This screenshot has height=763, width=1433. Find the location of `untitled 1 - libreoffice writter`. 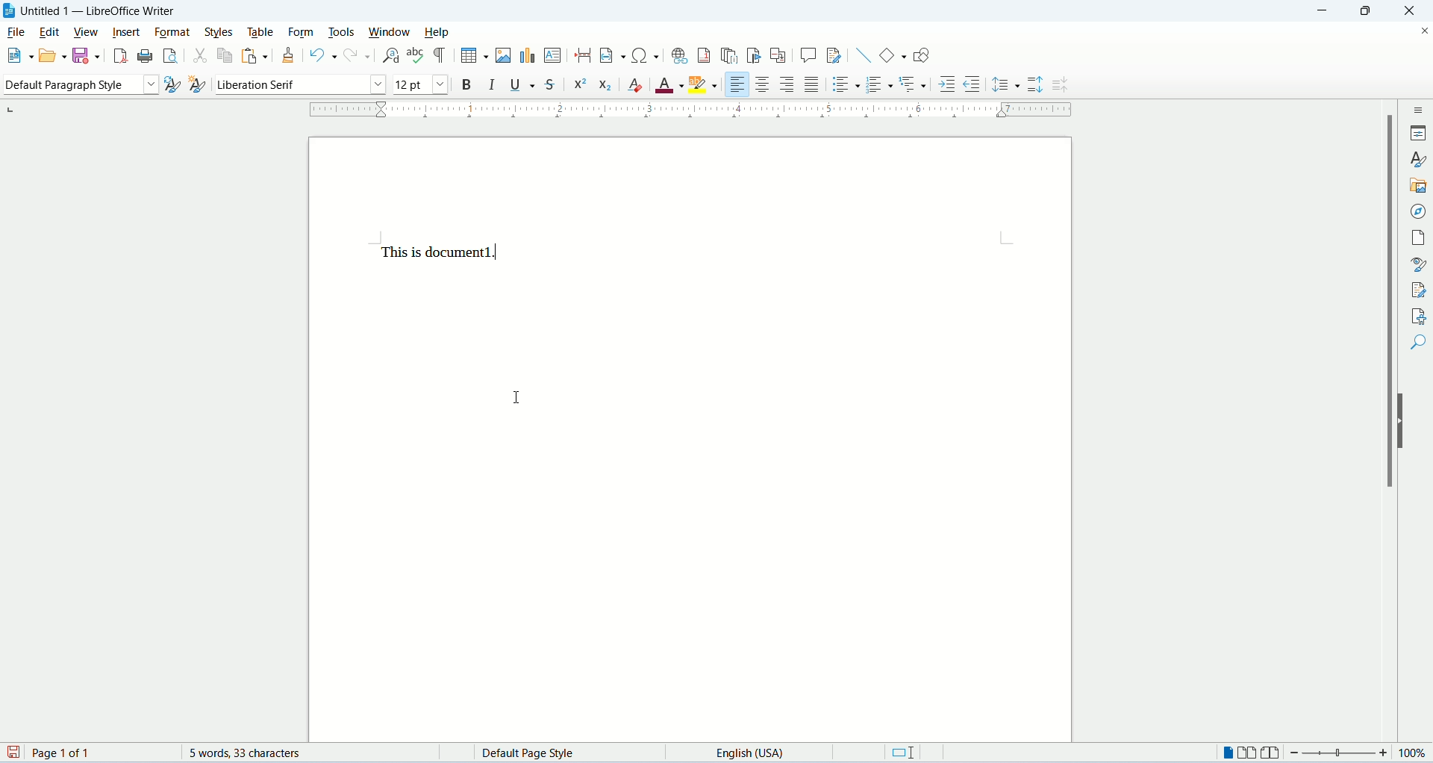

untitled 1 - libreoffice writter is located at coordinates (102, 11).